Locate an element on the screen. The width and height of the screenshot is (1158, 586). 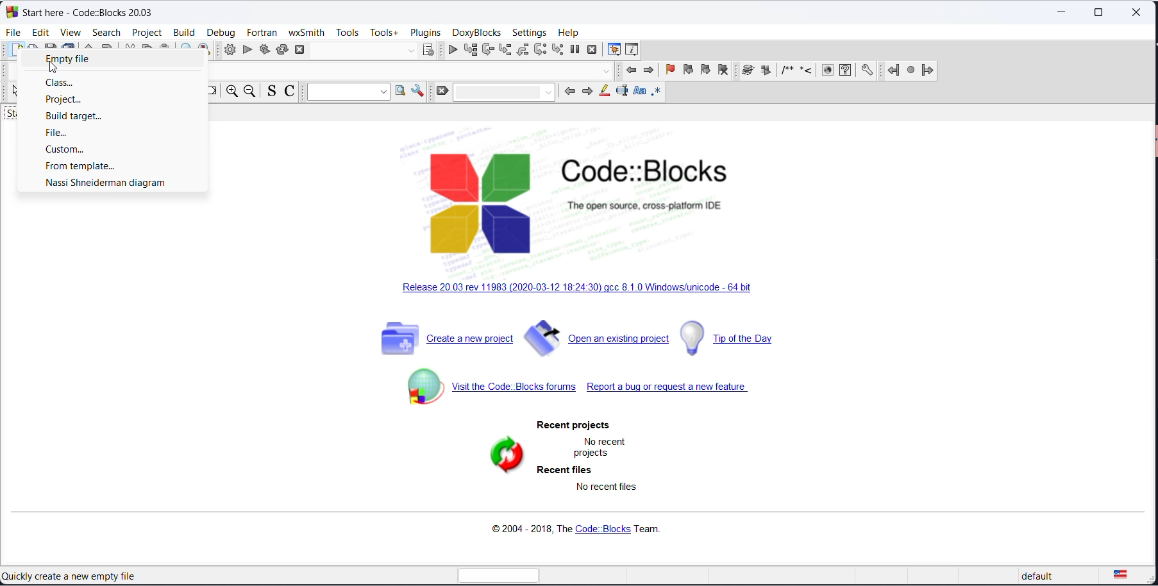
HTML is located at coordinates (827, 72).